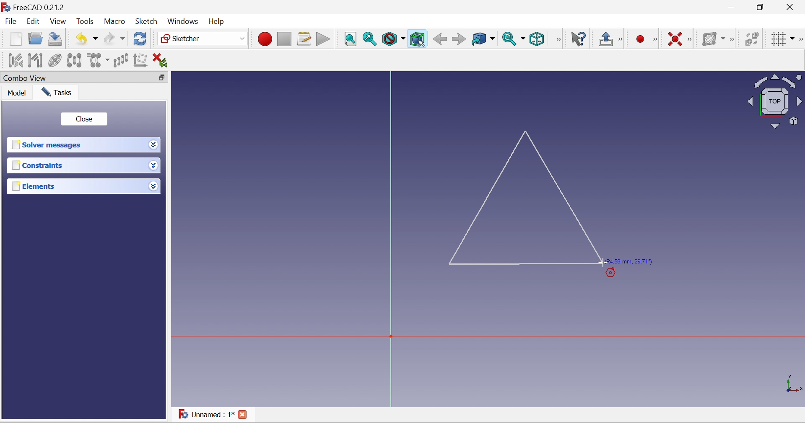  What do you see at coordinates (74, 60) in the screenshot?
I see `Symmetry` at bounding box center [74, 60].